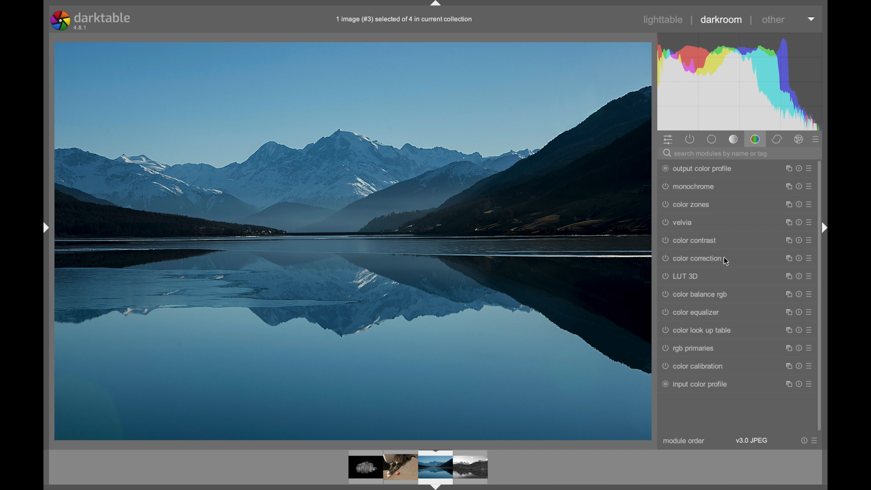  I want to click on more options, so click(798, 240).